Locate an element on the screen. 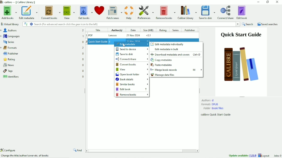  Search the full text of all books in library is located at coordinates (26, 24).